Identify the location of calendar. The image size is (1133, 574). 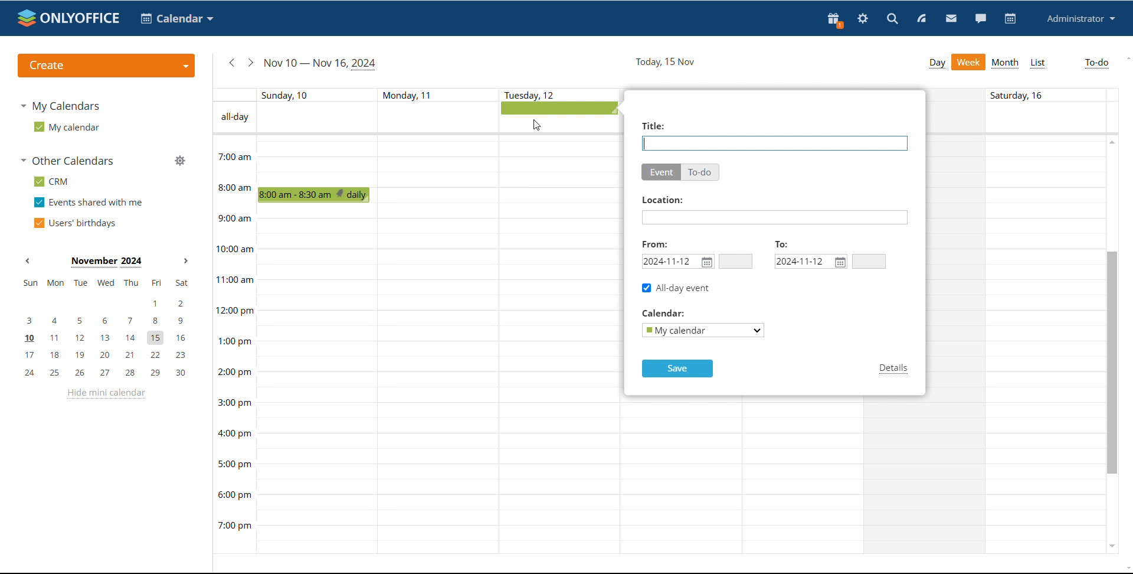
(1009, 19).